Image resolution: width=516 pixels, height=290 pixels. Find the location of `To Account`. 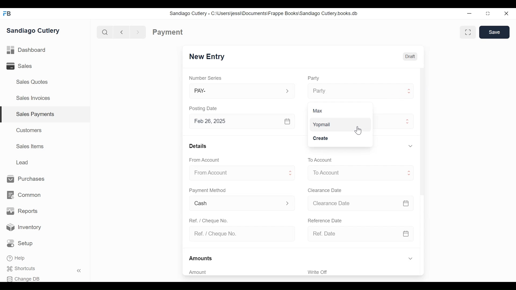

To Account is located at coordinates (354, 173).